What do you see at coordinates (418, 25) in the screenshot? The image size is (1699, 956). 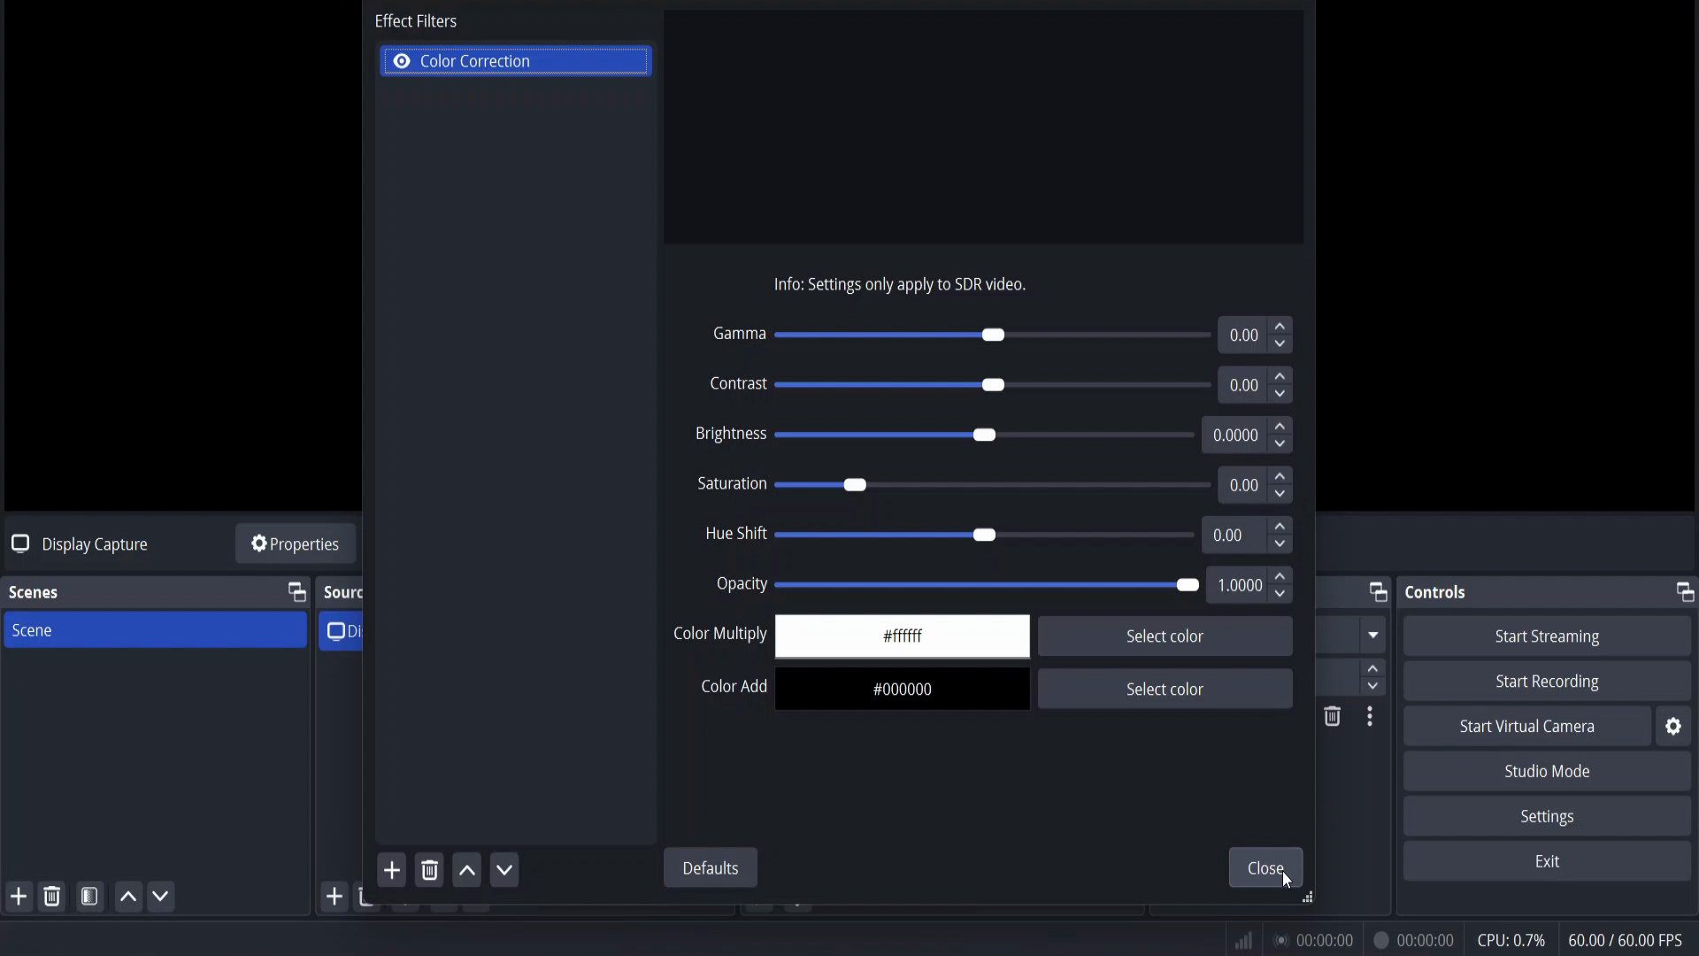 I see `effect filters` at bounding box center [418, 25].